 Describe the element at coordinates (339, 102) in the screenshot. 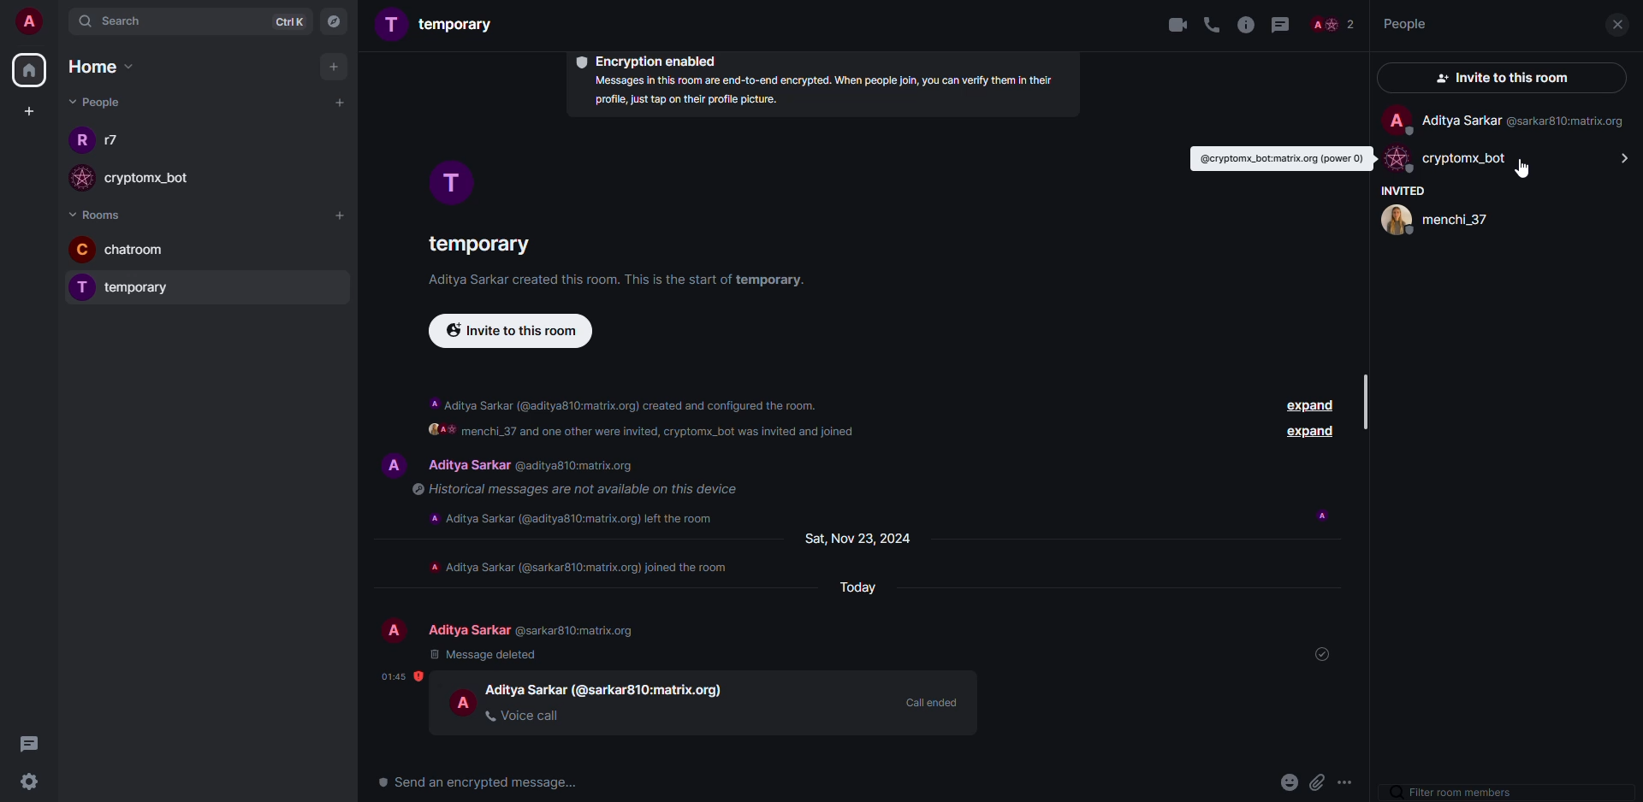

I see `start chat` at that location.